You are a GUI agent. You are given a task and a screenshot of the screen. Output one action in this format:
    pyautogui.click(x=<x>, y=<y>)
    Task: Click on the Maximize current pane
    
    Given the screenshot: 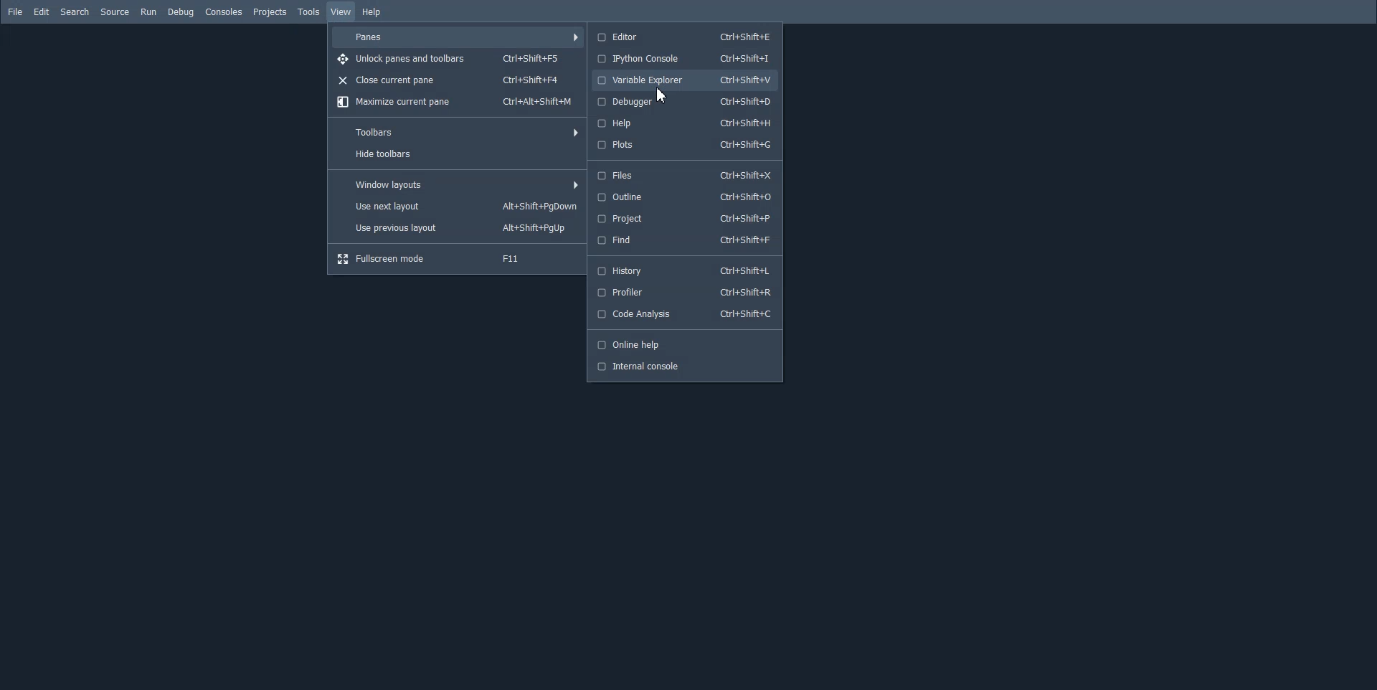 What is the action you would take?
    pyautogui.click(x=457, y=103)
    